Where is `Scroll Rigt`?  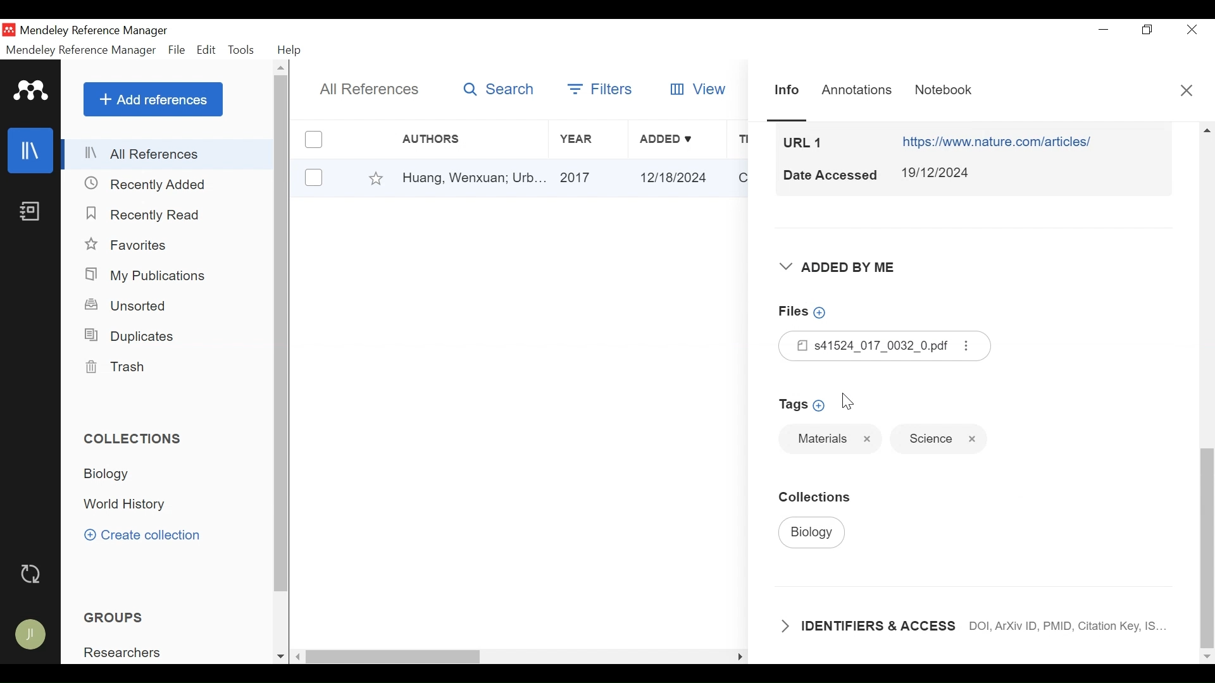 Scroll Rigt is located at coordinates (738, 658).